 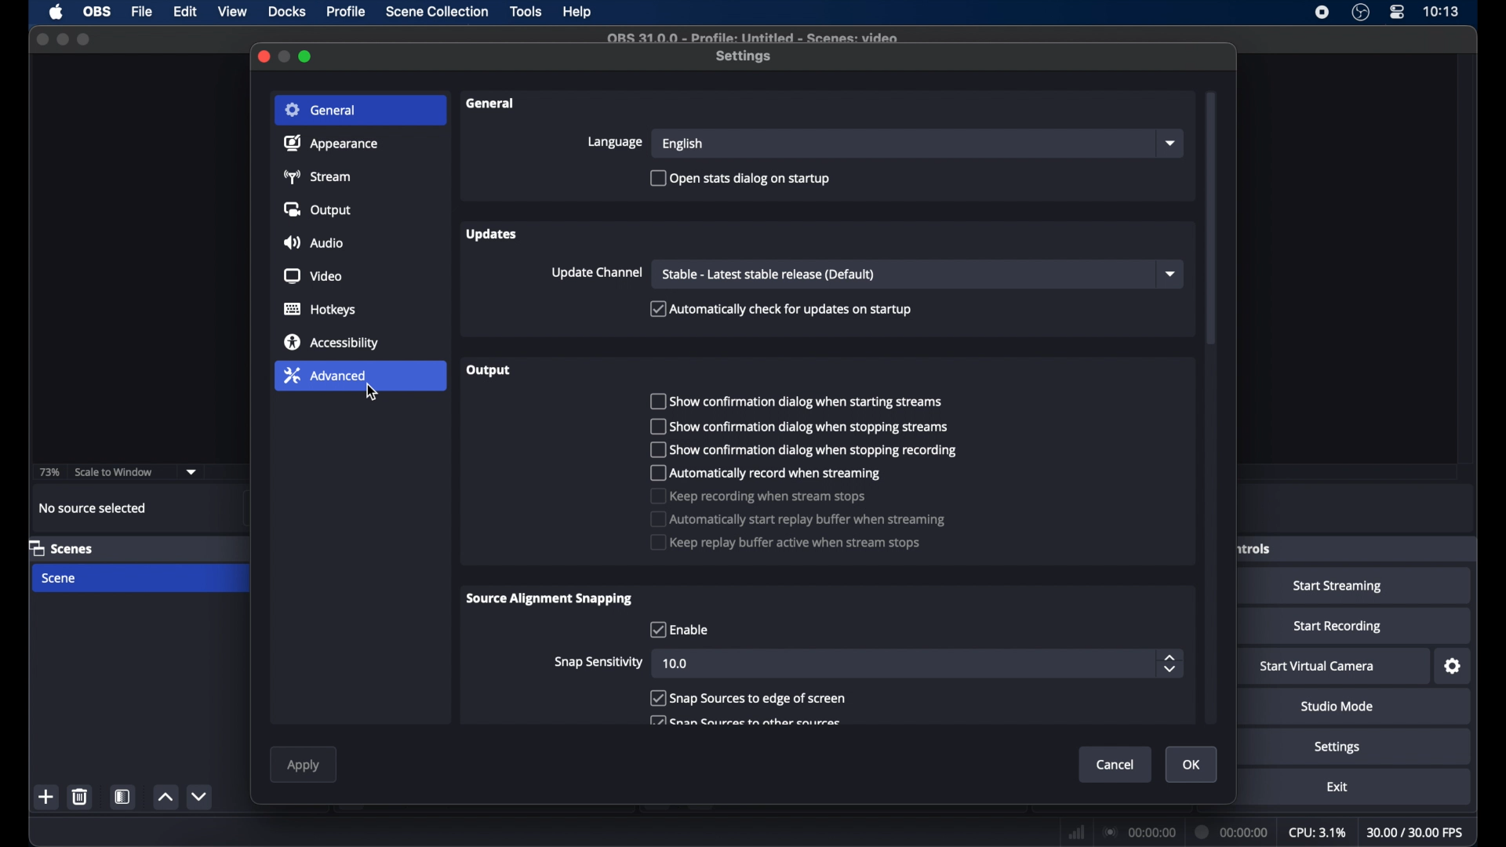 What do you see at coordinates (745, 56) in the screenshot?
I see `settings` at bounding box center [745, 56].